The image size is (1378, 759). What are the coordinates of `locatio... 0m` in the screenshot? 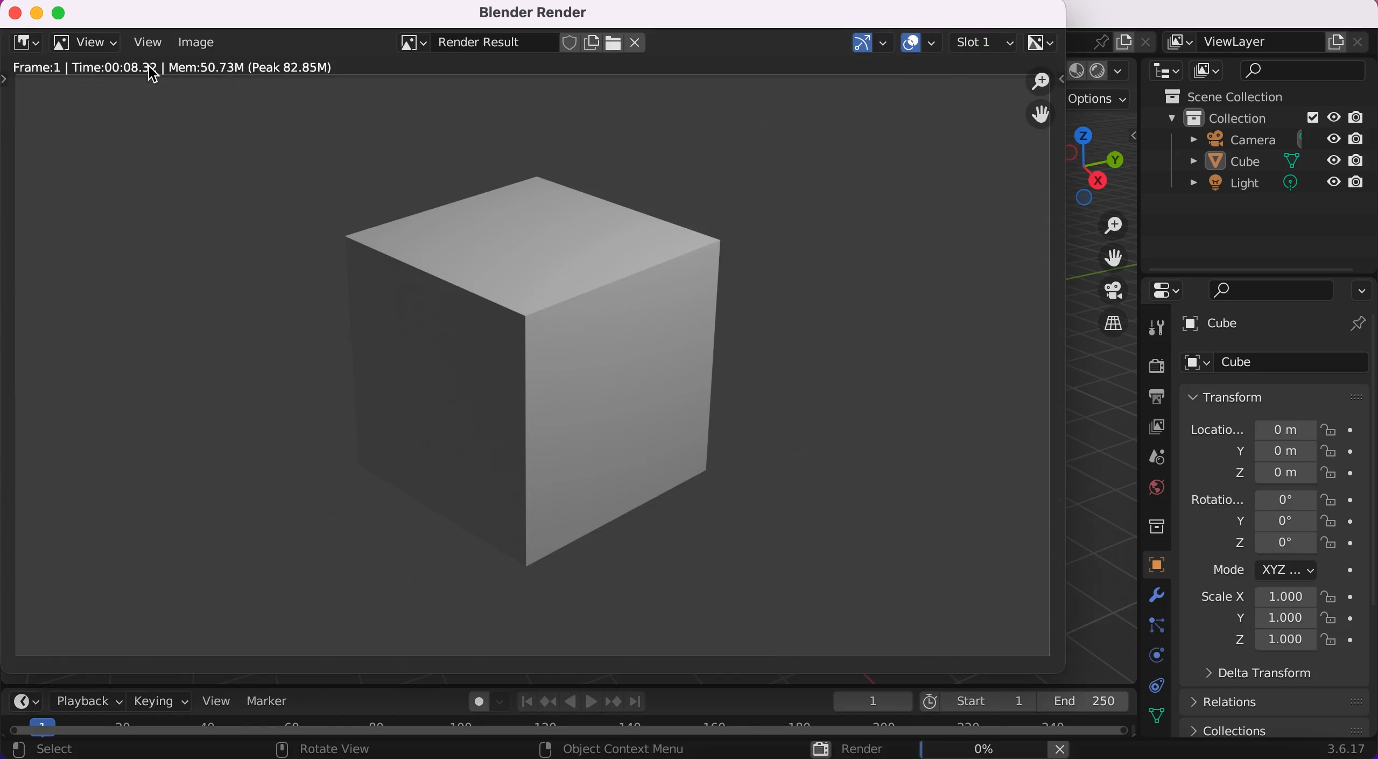 It's located at (1247, 428).